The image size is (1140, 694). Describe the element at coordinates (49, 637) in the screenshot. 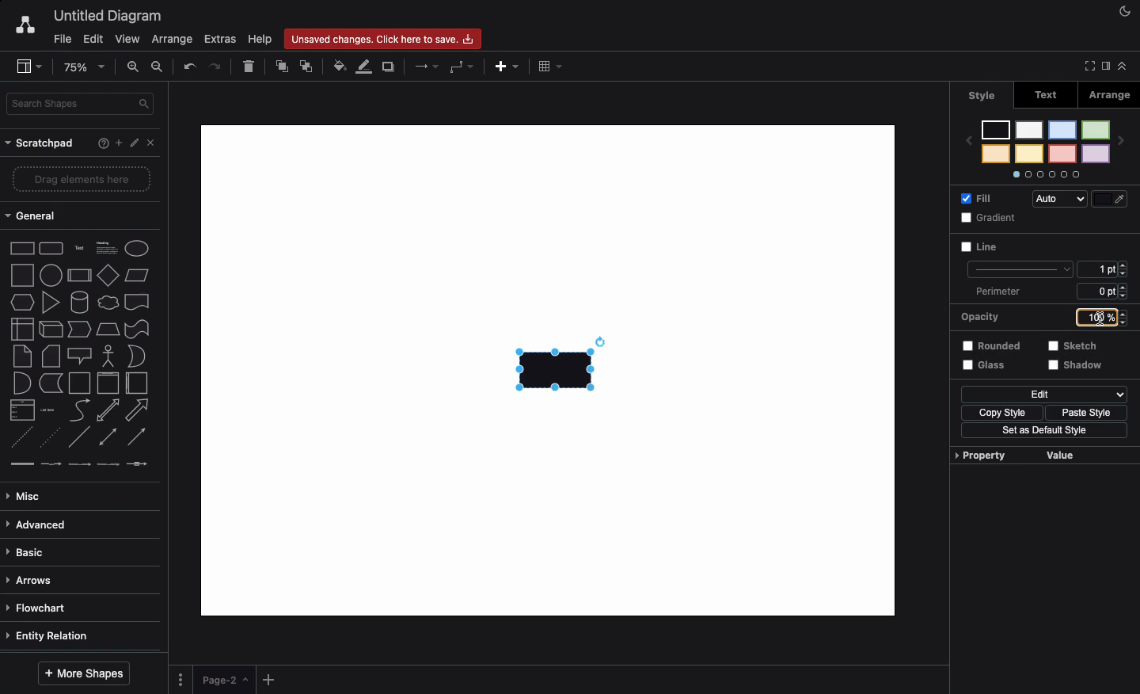

I see `Entity relation` at that location.